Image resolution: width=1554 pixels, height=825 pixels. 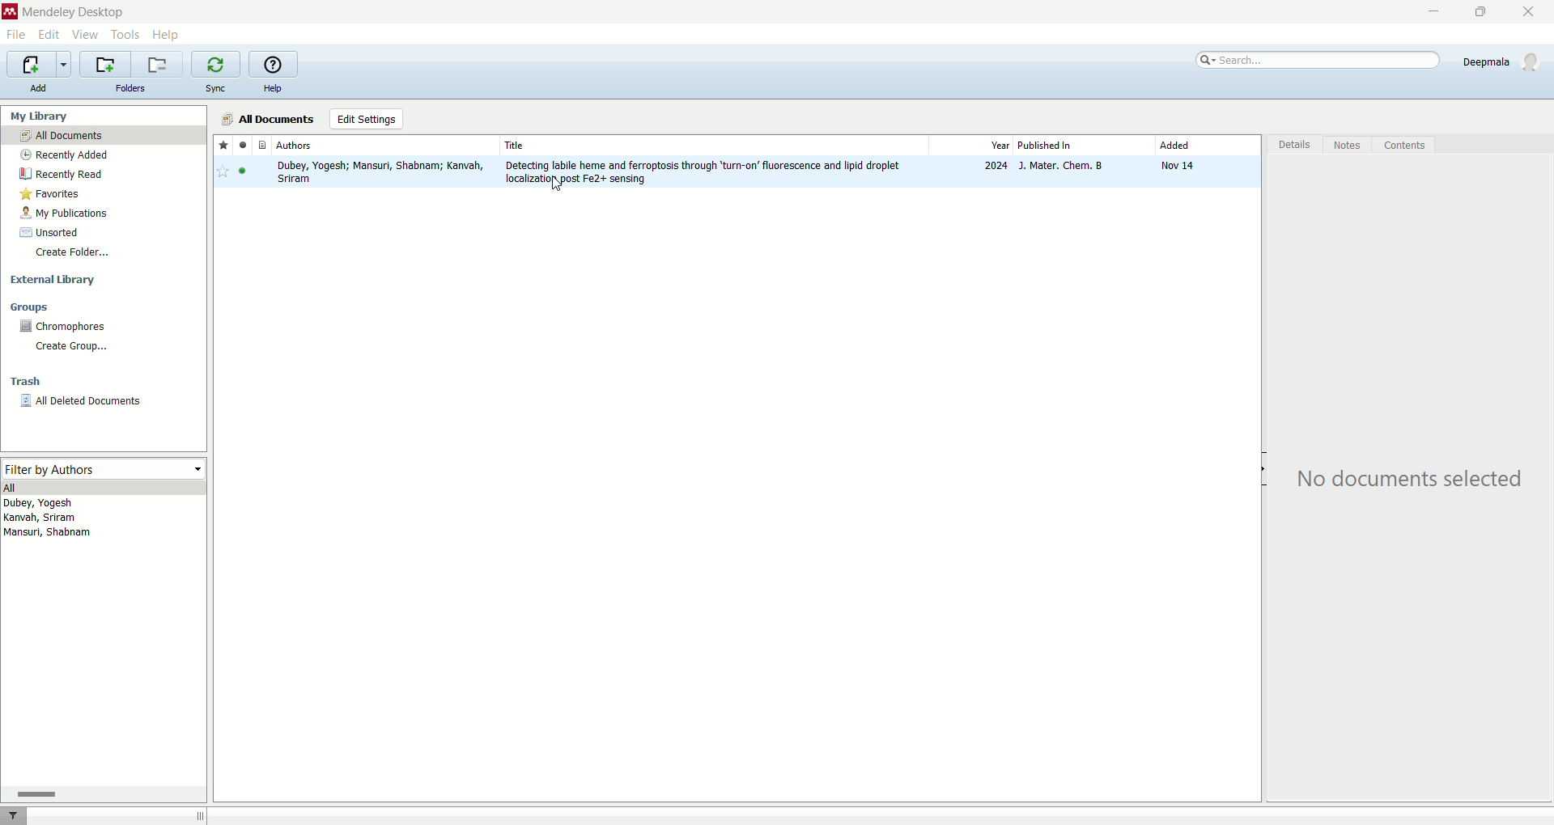 What do you see at coordinates (103, 794) in the screenshot?
I see `horizontal scroll bar` at bounding box center [103, 794].